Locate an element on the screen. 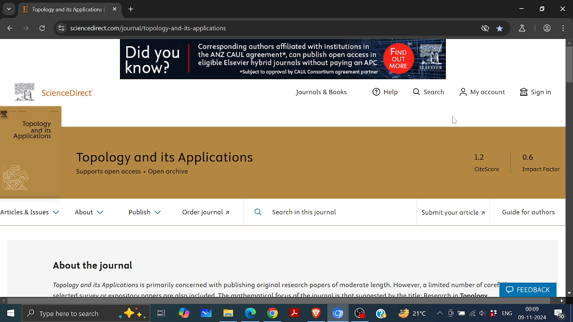  Adobe reader is located at coordinates (295, 313).